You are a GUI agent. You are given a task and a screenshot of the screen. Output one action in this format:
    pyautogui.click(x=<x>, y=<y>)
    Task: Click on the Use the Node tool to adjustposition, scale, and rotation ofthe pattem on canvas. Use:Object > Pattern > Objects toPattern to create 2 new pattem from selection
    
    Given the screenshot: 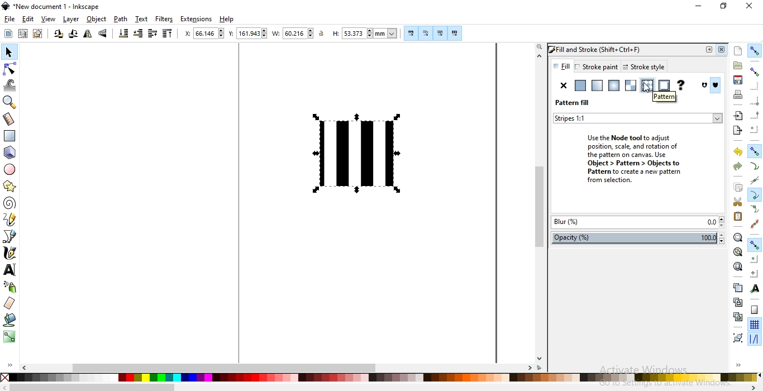 What is the action you would take?
    pyautogui.click(x=625, y=157)
    